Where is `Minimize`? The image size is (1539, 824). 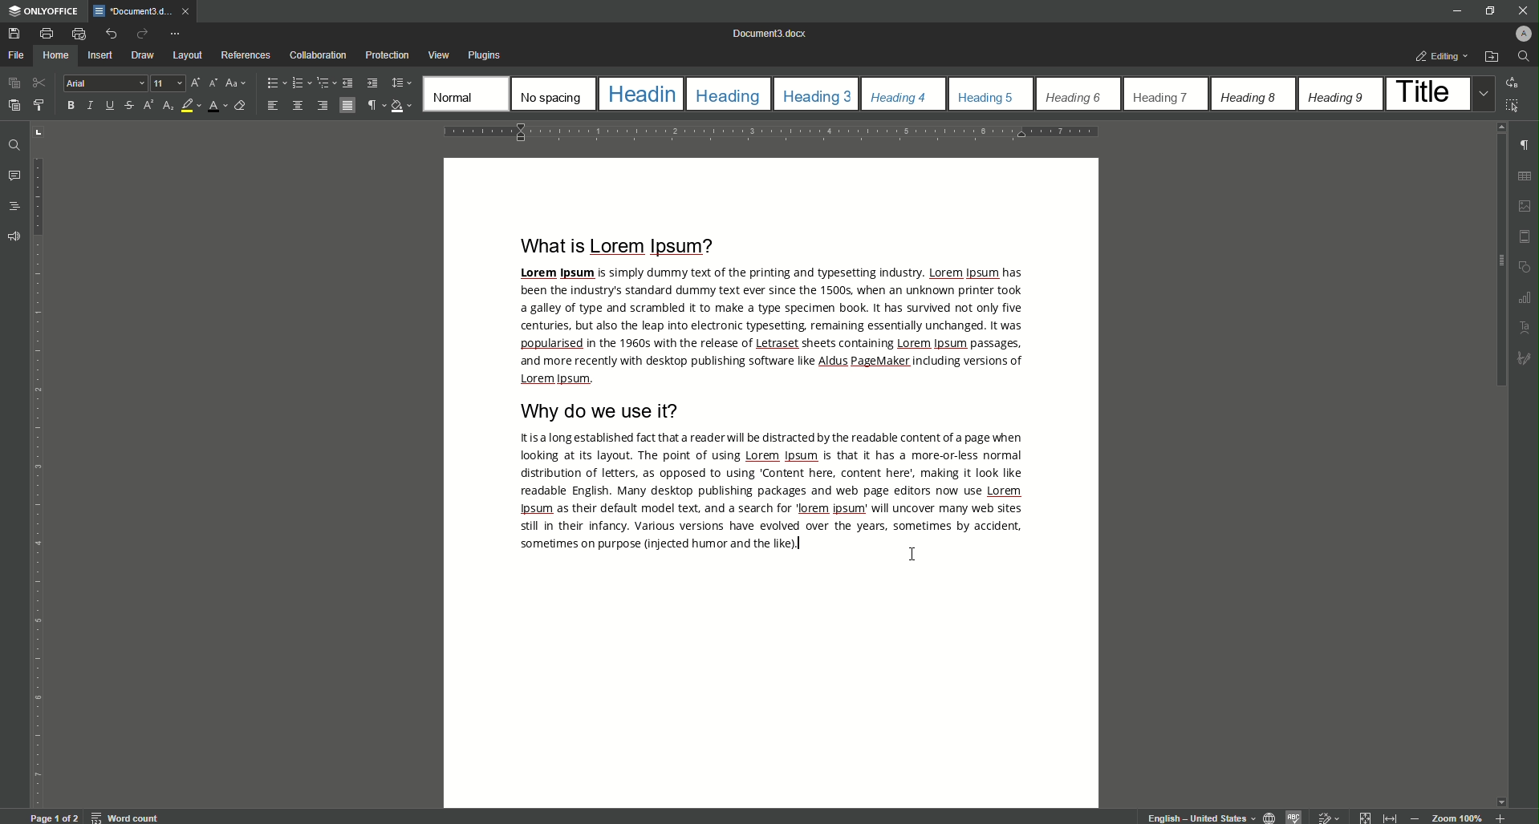
Minimize is located at coordinates (1451, 10).